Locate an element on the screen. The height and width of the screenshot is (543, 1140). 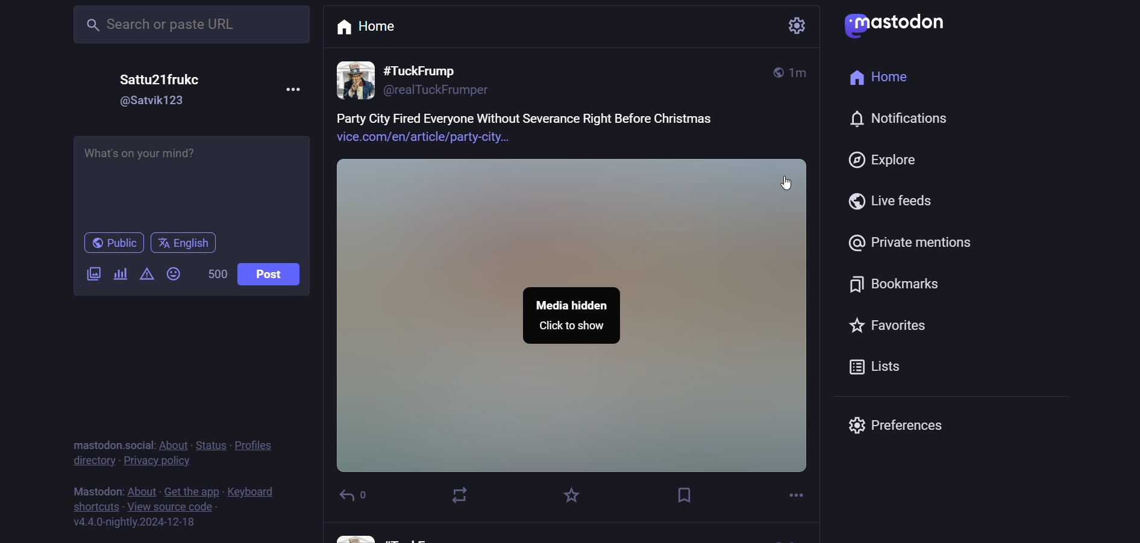
Keyboard is located at coordinates (251, 490).